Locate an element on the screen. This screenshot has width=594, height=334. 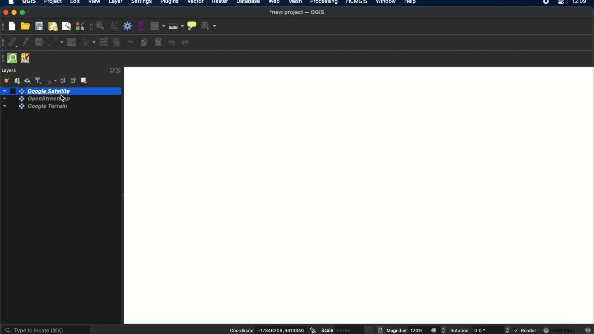
12.09 is located at coordinates (582, 2).